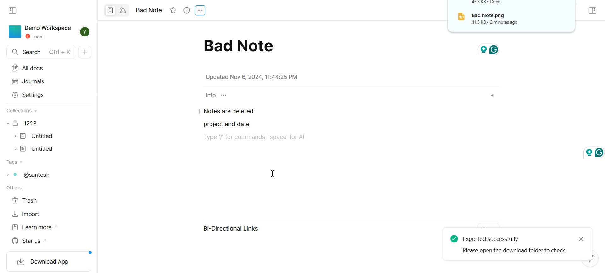 Image resolution: width=605 pixels, height=273 pixels. What do you see at coordinates (85, 52) in the screenshot?
I see `New Doc` at bounding box center [85, 52].